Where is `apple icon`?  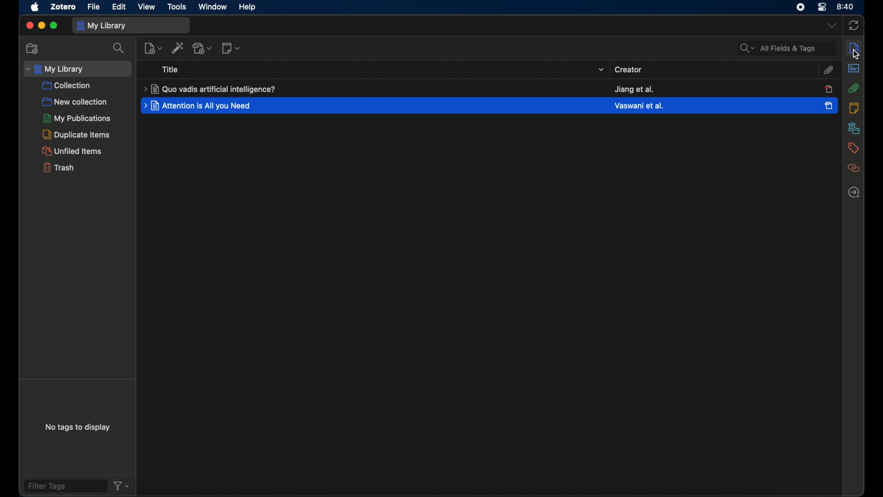
apple icon is located at coordinates (34, 7).